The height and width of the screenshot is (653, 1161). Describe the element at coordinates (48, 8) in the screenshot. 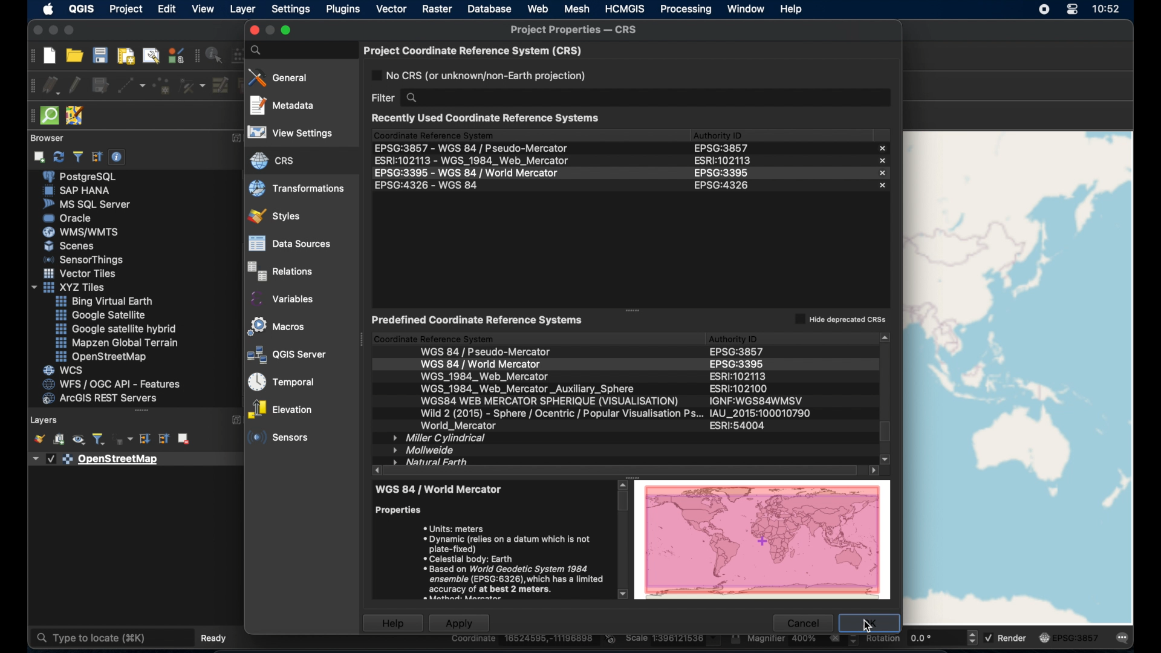

I see `apple. logo` at that location.